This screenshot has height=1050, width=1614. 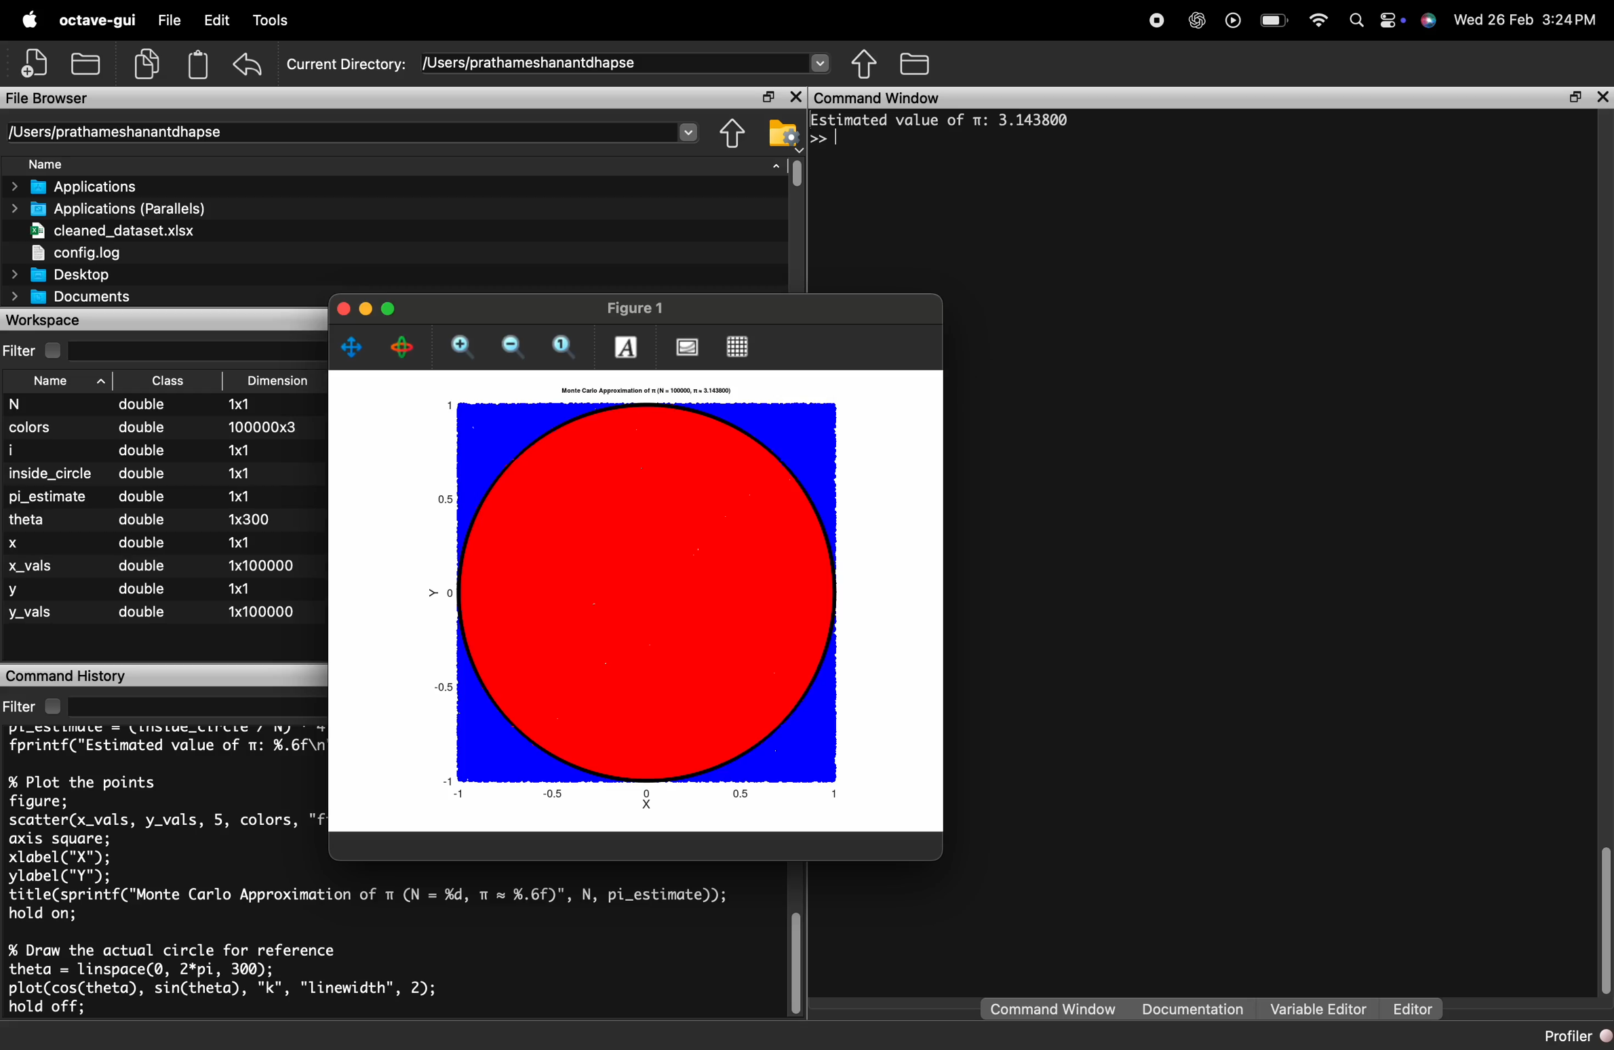 I want to click on toggle current axis visible, so click(x=688, y=348).